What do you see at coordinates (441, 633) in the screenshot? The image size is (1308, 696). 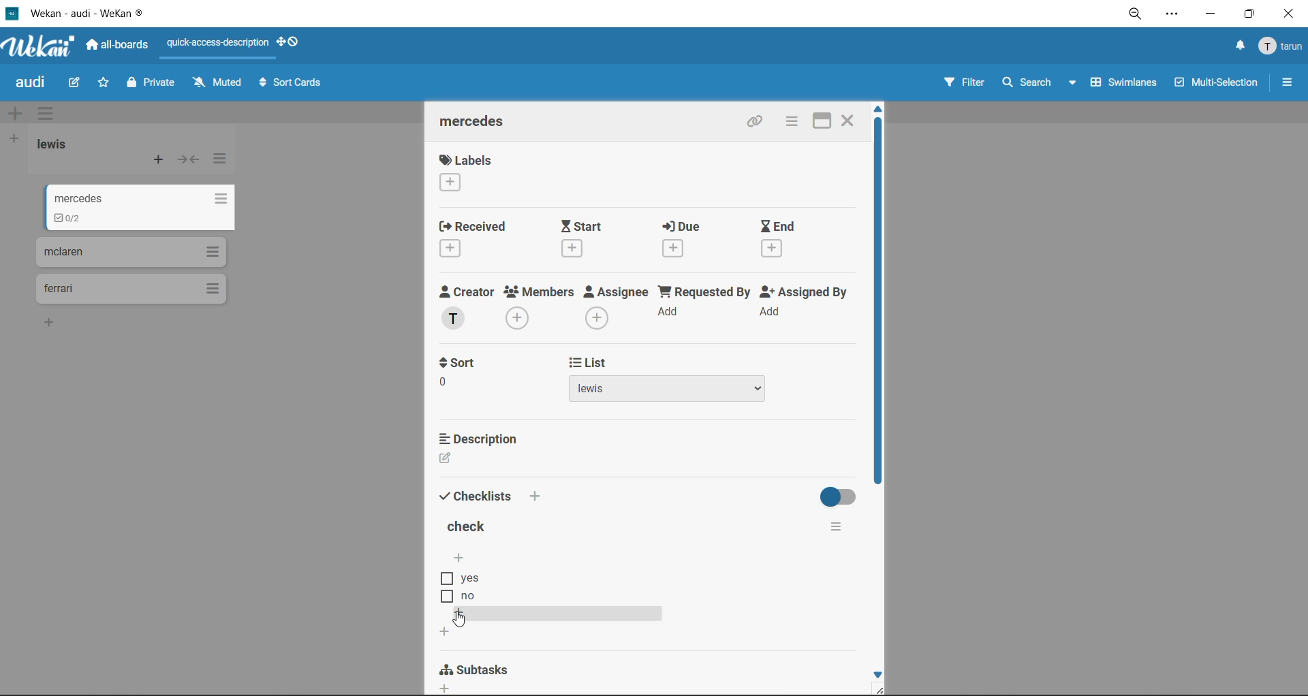 I see `add checklist` at bounding box center [441, 633].